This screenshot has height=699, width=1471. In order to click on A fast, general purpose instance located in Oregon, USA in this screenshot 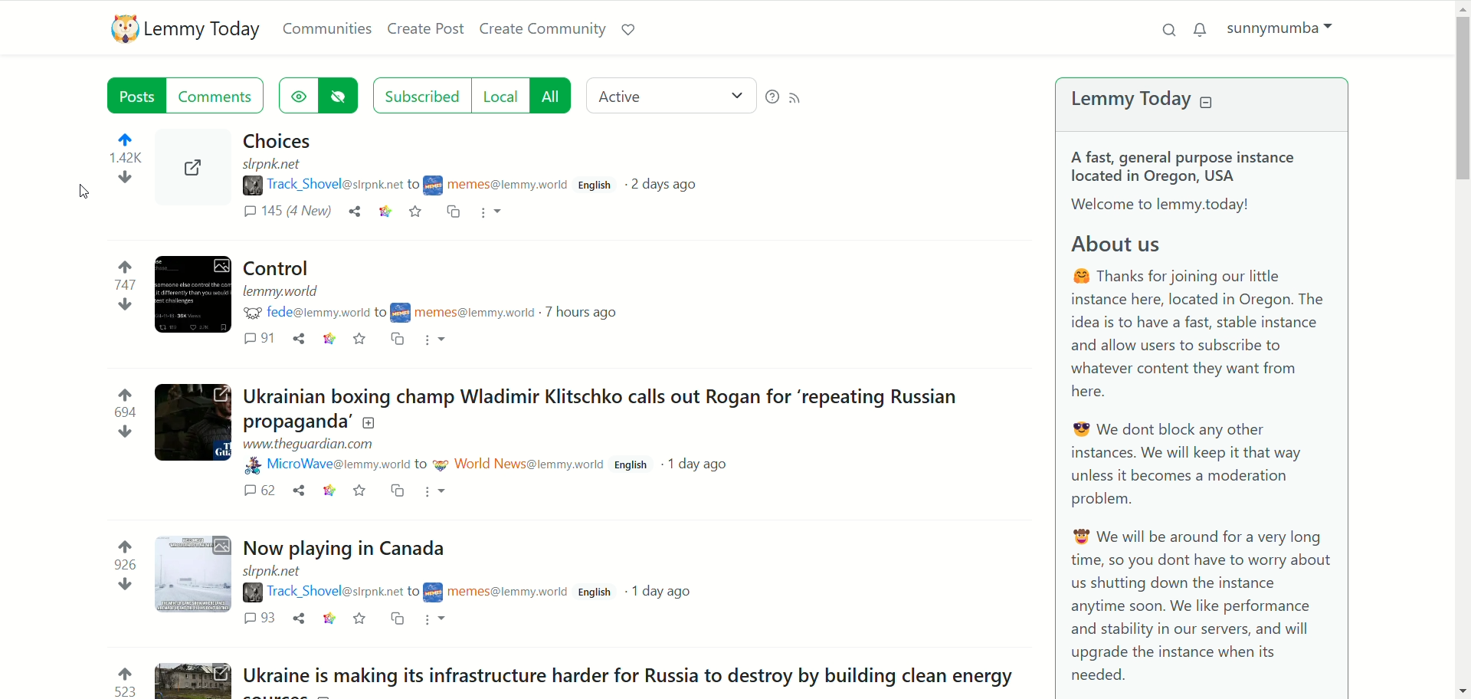, I will do `click(1185, 166)`.